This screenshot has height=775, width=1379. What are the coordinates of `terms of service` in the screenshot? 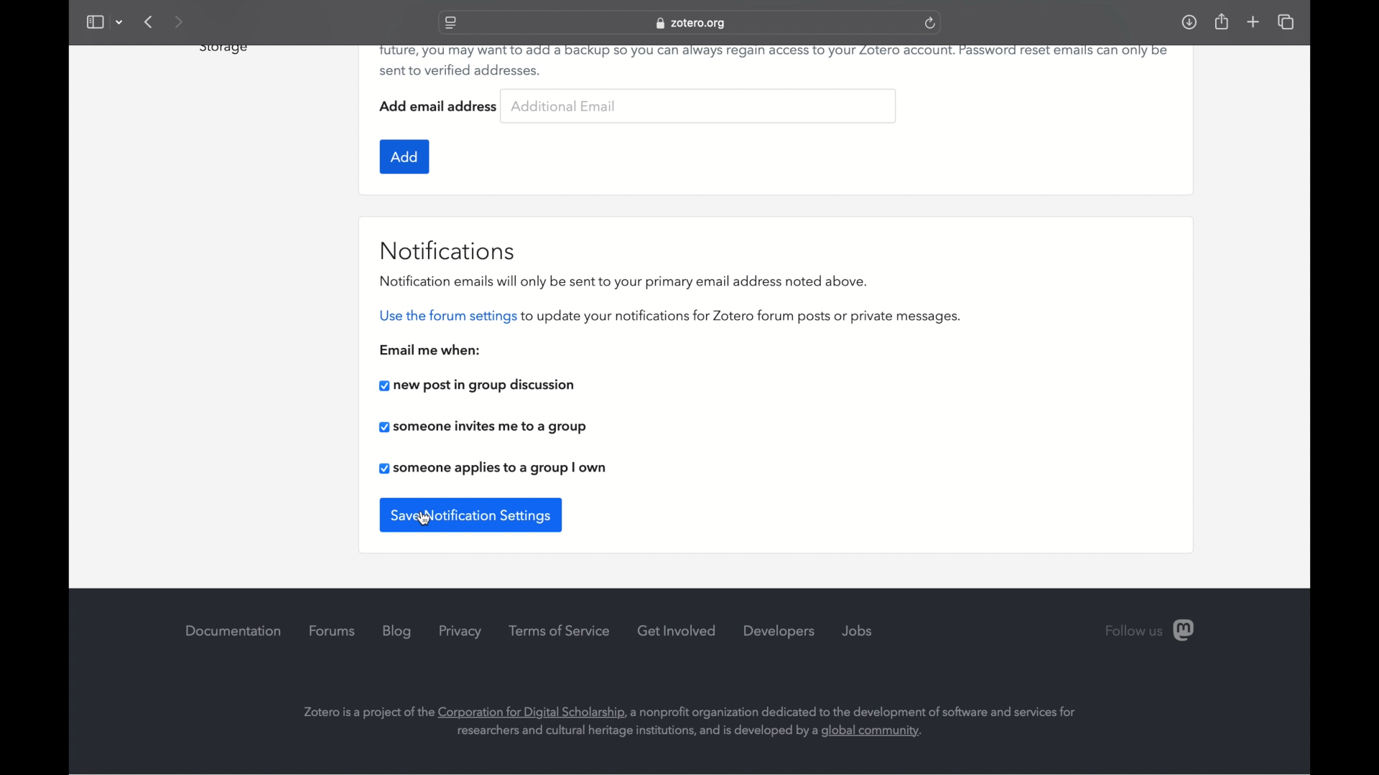 It's located at (559, 630).